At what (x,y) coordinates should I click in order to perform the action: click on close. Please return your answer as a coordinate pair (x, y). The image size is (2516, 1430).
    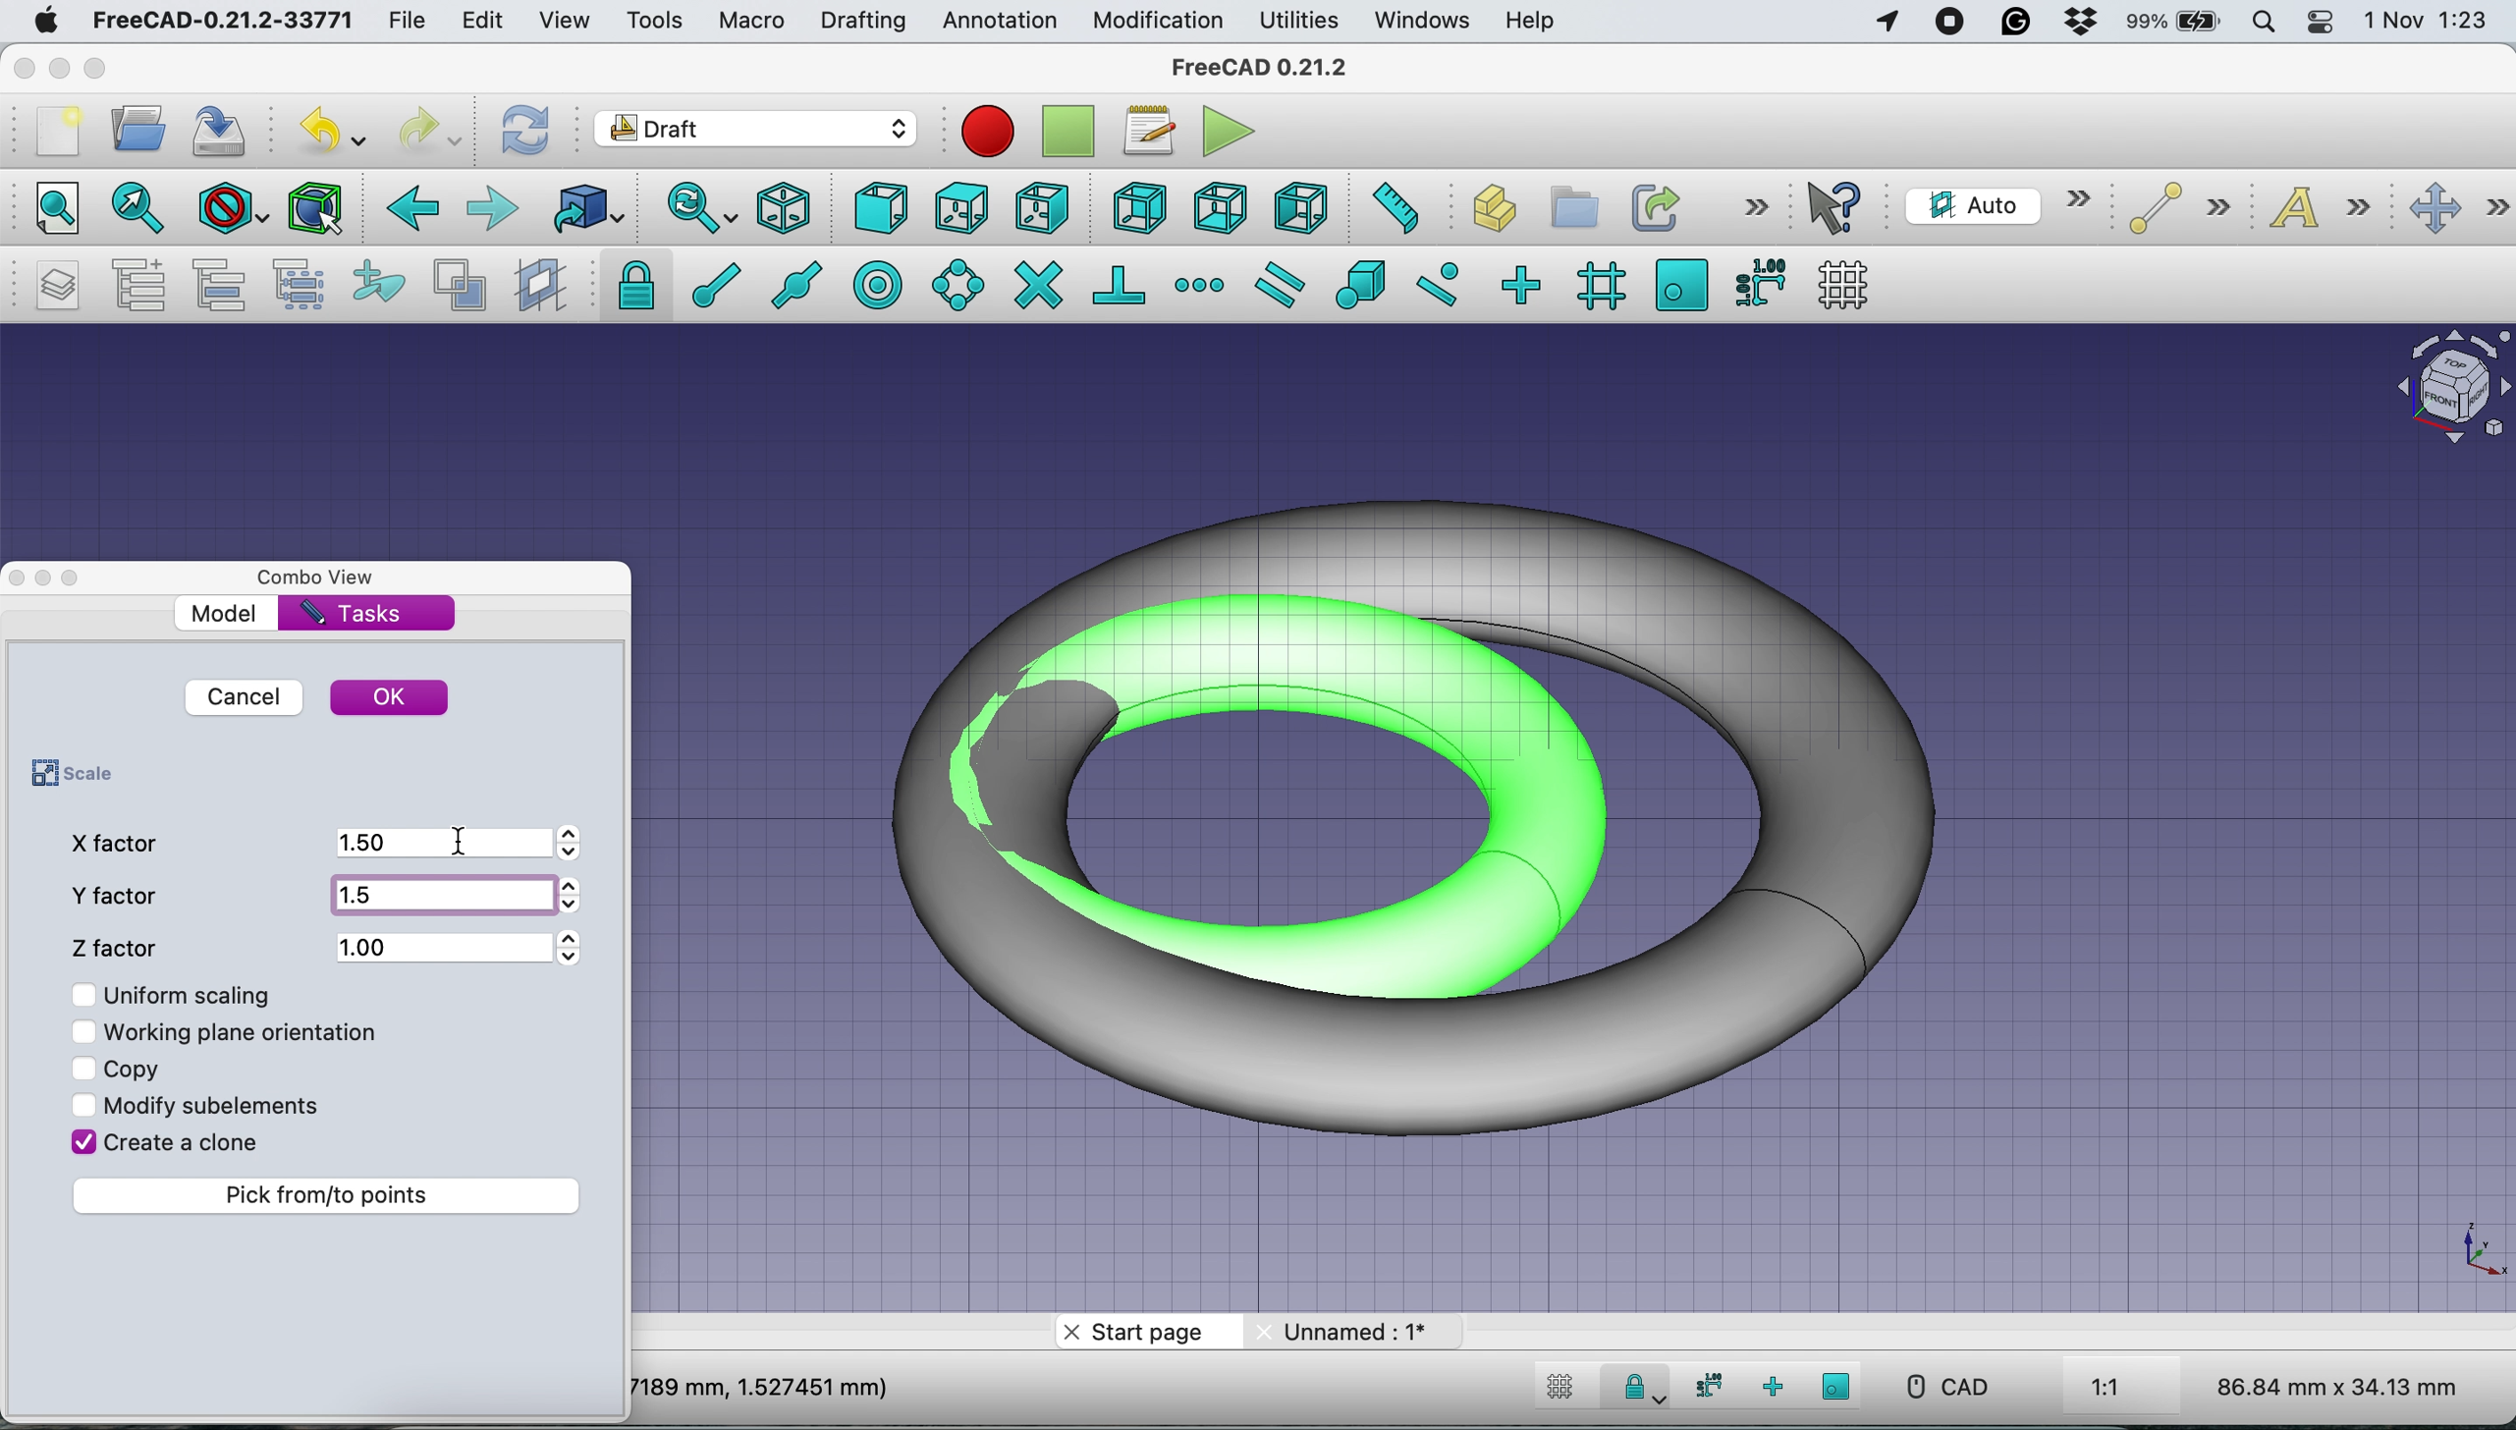
    Looking at the image, I should click on (21, 68).